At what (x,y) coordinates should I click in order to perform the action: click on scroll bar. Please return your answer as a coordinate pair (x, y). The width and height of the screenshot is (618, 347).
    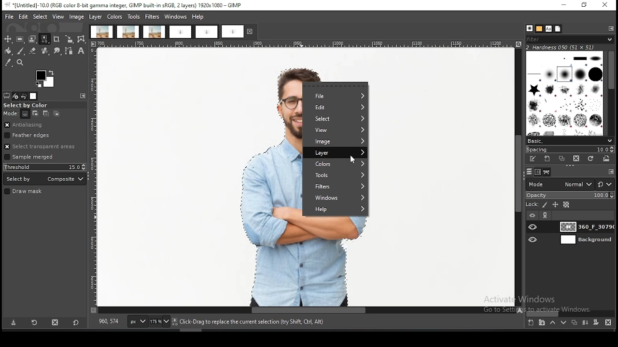
    Looking at the image, I should click on (610, 93).